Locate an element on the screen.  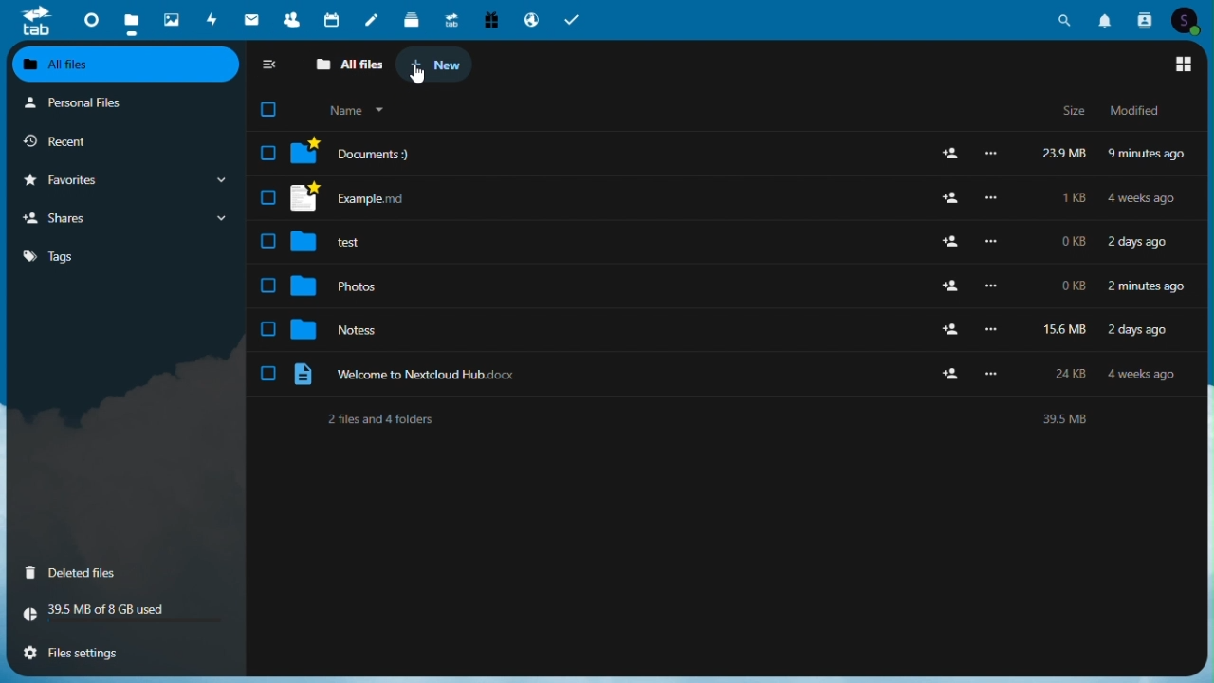
select is located at coordinates (267, 330).